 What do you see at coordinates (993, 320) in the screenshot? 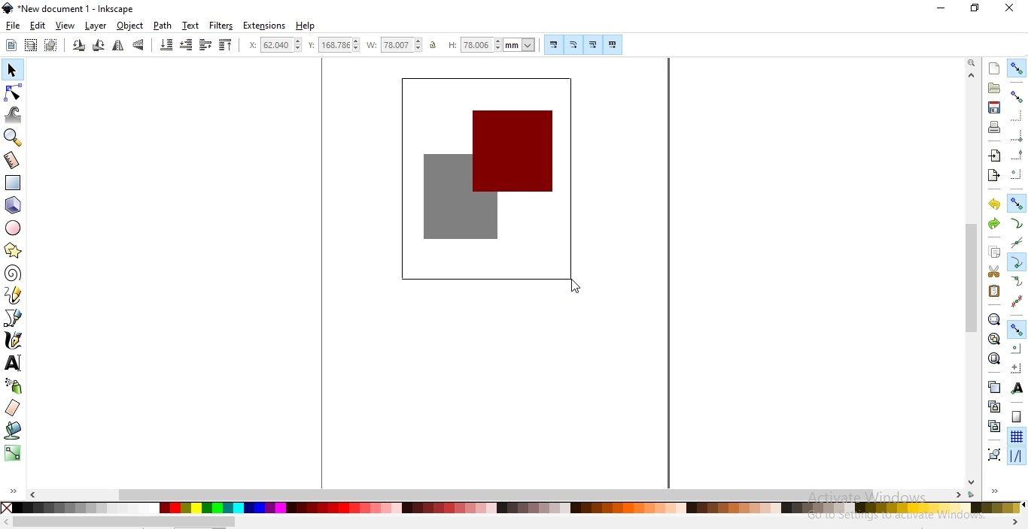
I see `zoom to fit selection` at bounding box center [993, 320].